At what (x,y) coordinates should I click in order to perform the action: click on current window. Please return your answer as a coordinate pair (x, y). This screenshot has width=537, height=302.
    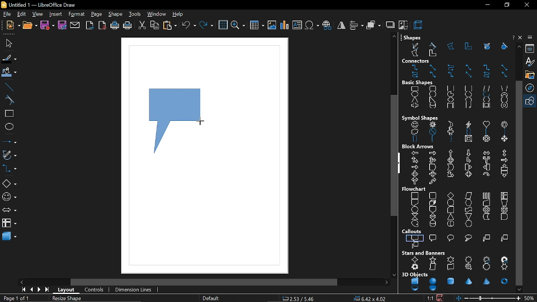
    Looking at the image, I should click on (43, 4).